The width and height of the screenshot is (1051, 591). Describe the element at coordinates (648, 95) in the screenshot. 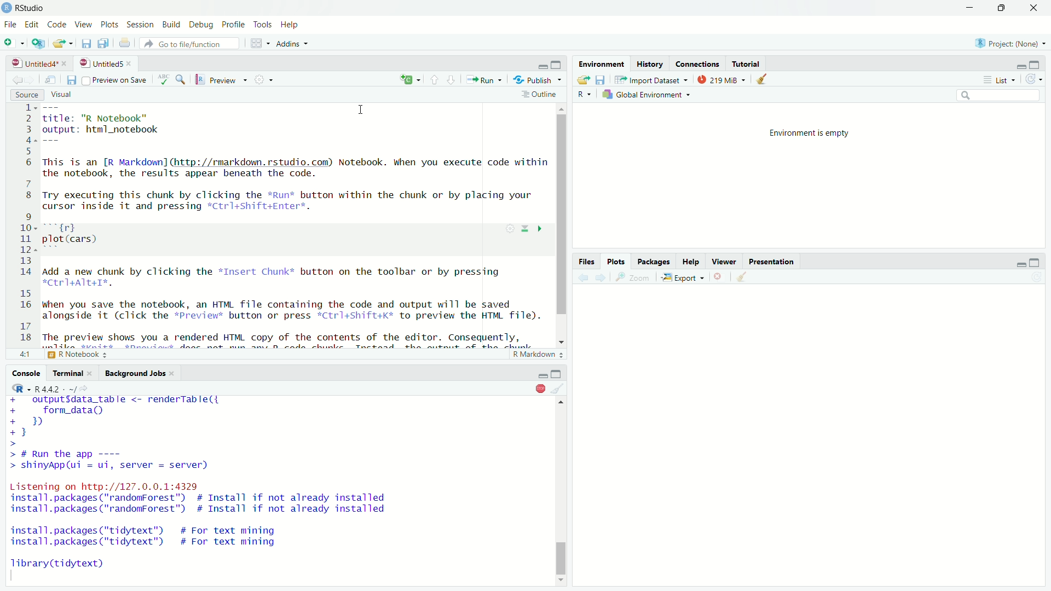

I see `global environment` at that location.